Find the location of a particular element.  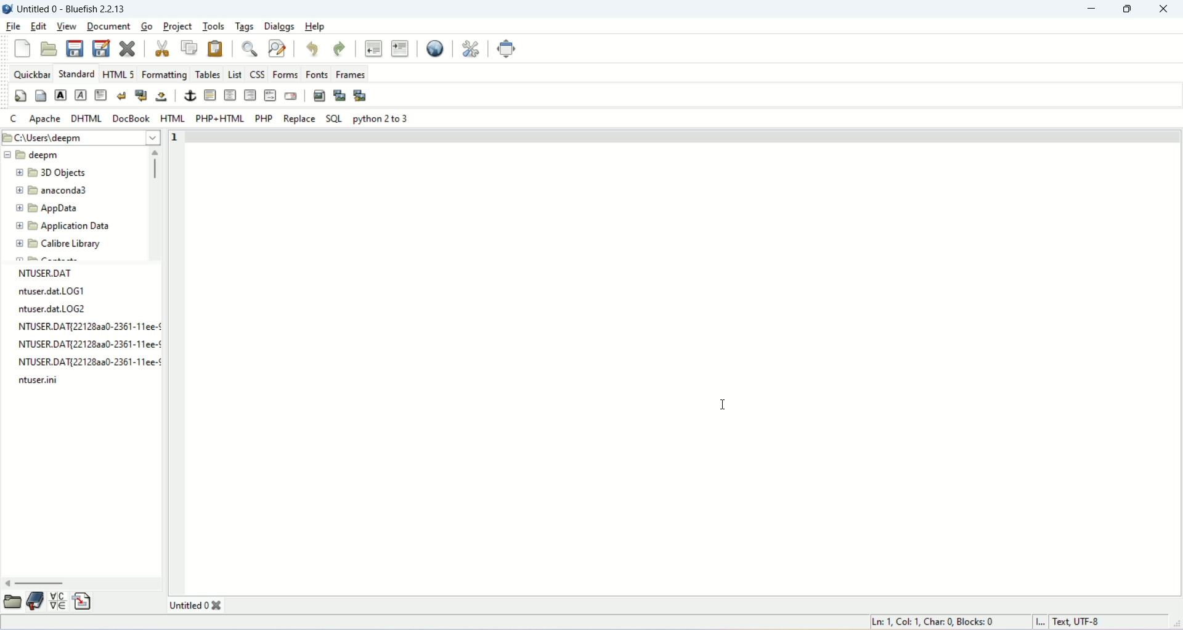

logo is located at coordinates (7, 8).